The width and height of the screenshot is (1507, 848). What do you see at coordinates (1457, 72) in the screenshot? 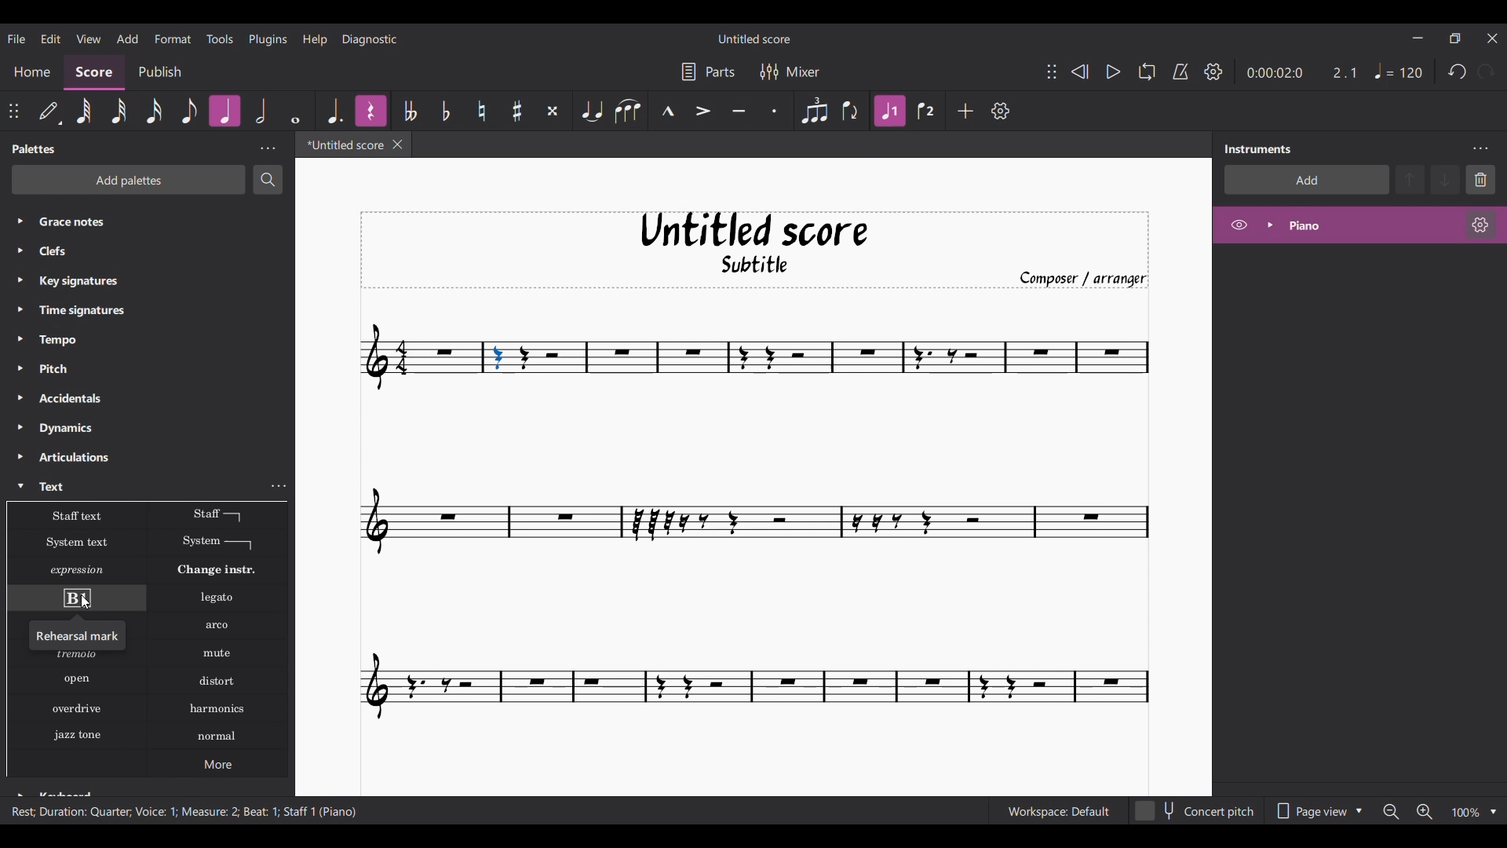
I see `Undo` at bounding box center [1457, 72].